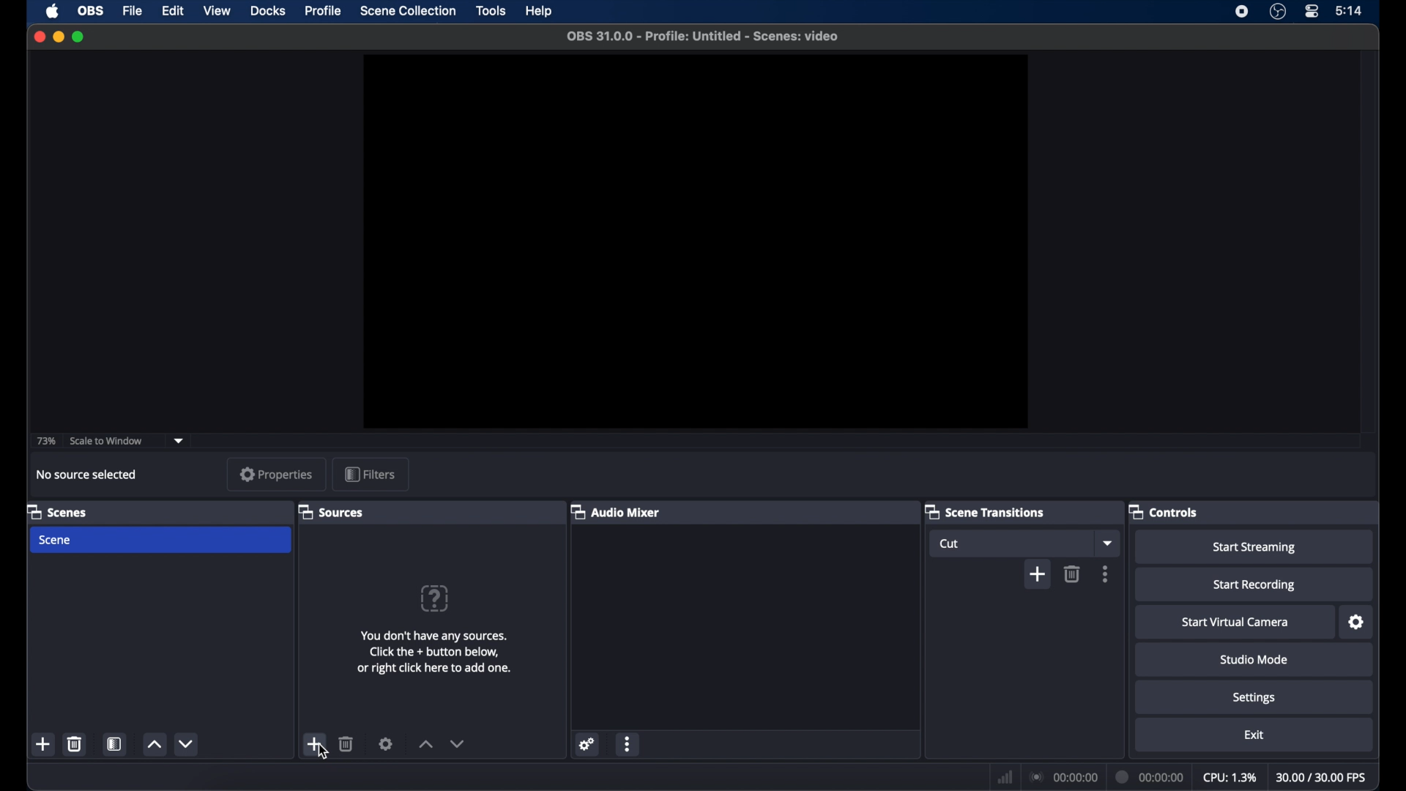 This screenshot has width=1406, height=791. I want to click on duration, so click(1150, 776).